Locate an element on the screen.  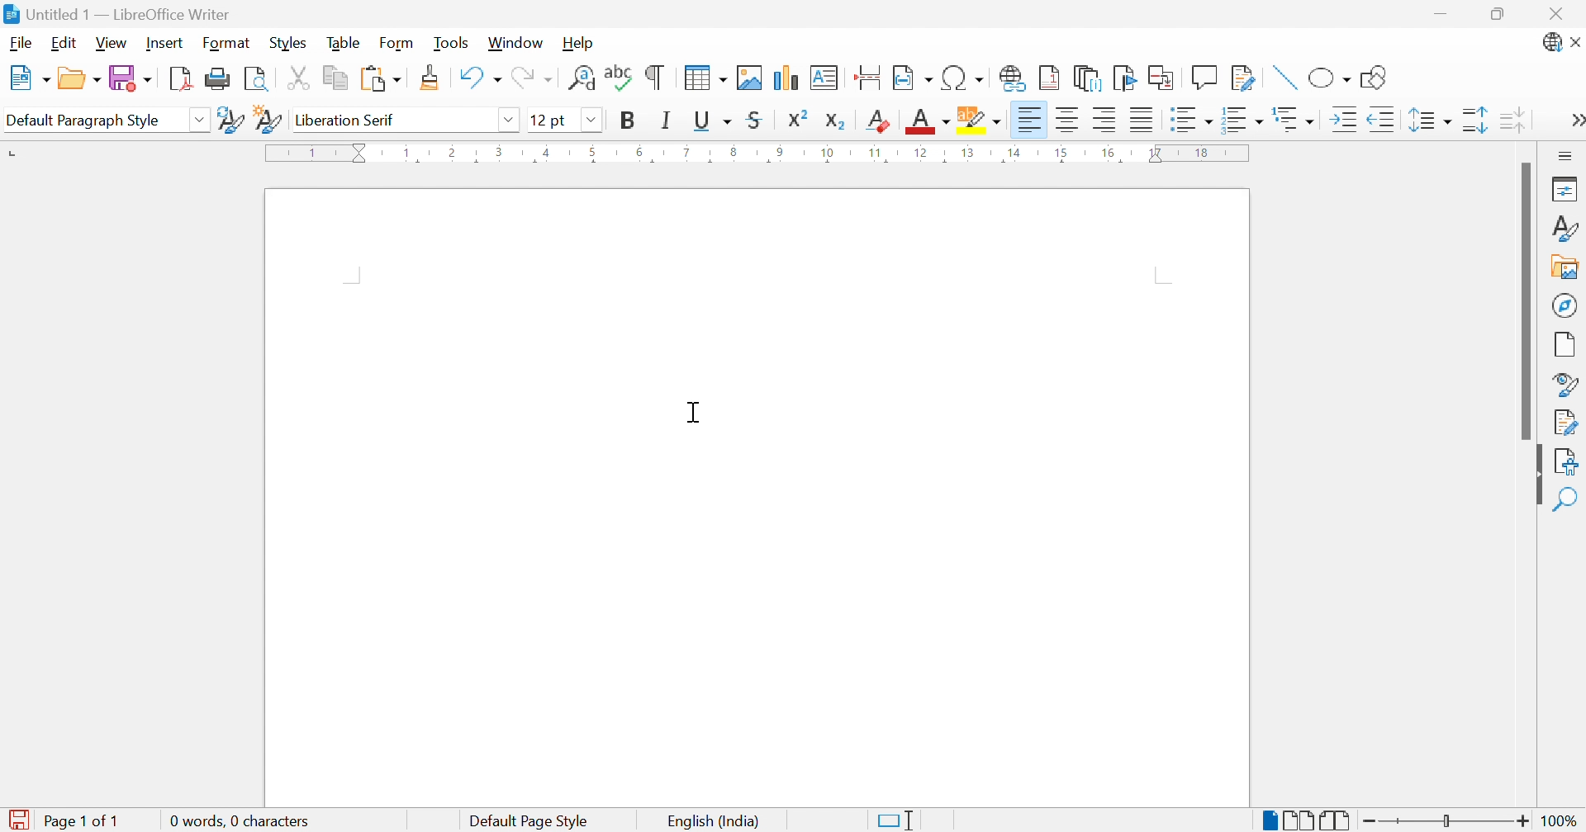
0 words, 0 characters is located at coordinates (241, 822).